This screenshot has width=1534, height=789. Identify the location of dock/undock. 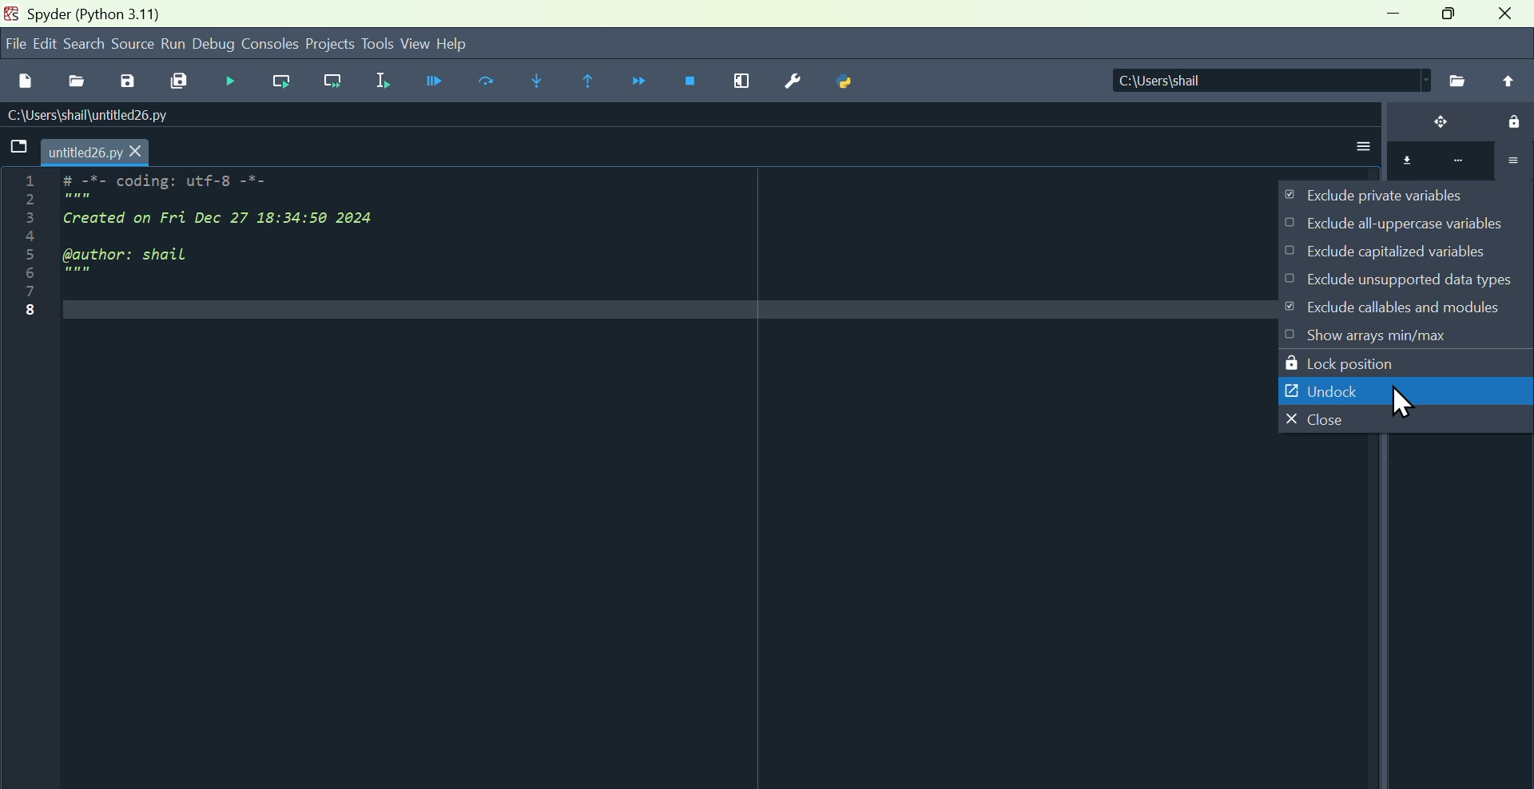
(1430, 124).